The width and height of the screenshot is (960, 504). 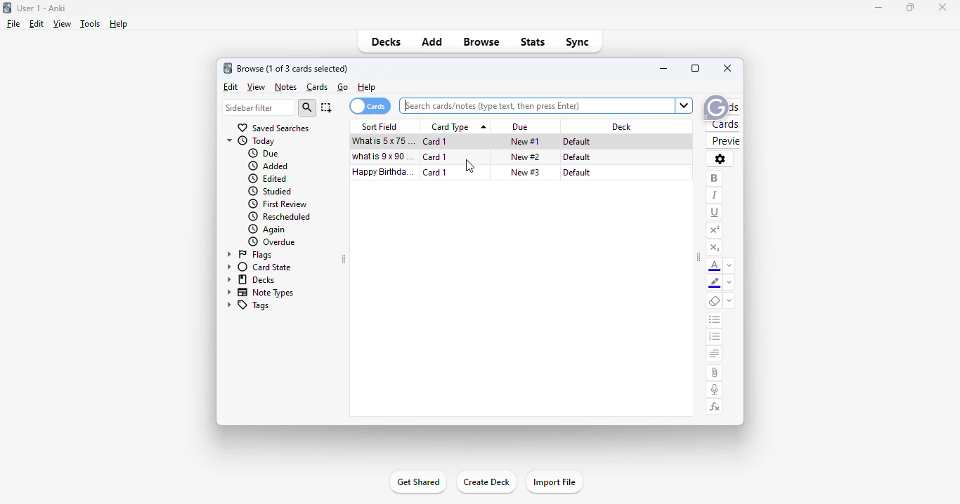 I want to click on alignment, so click(x=714, y=354).